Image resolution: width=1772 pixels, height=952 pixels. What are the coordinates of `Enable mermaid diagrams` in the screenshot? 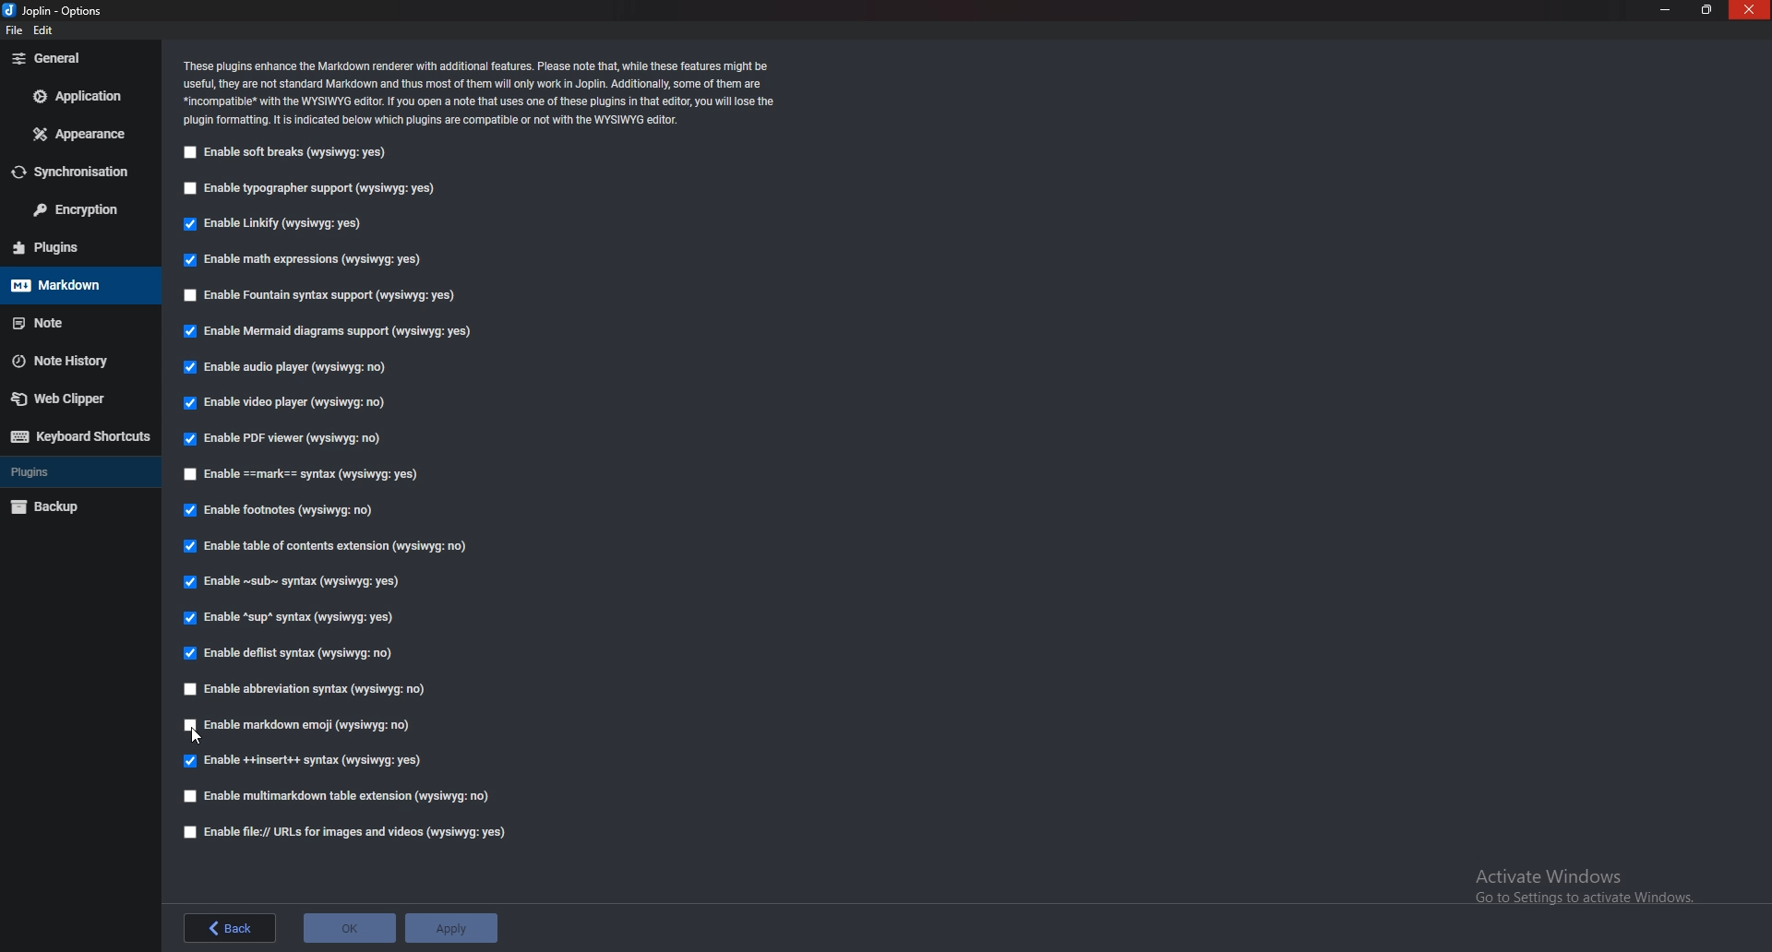 It's located at (332, 331).